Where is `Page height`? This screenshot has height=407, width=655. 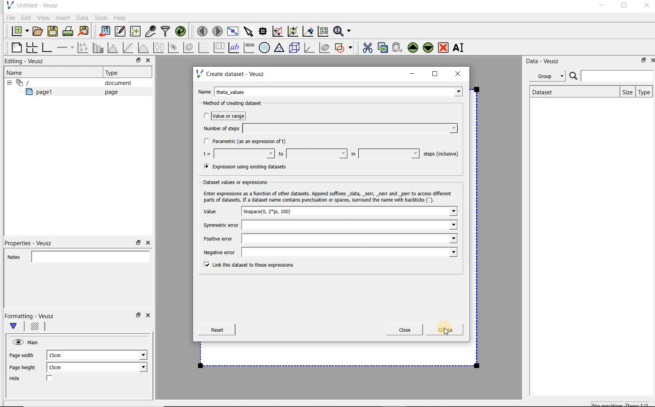 Page height is located at coordinates (25, 368).